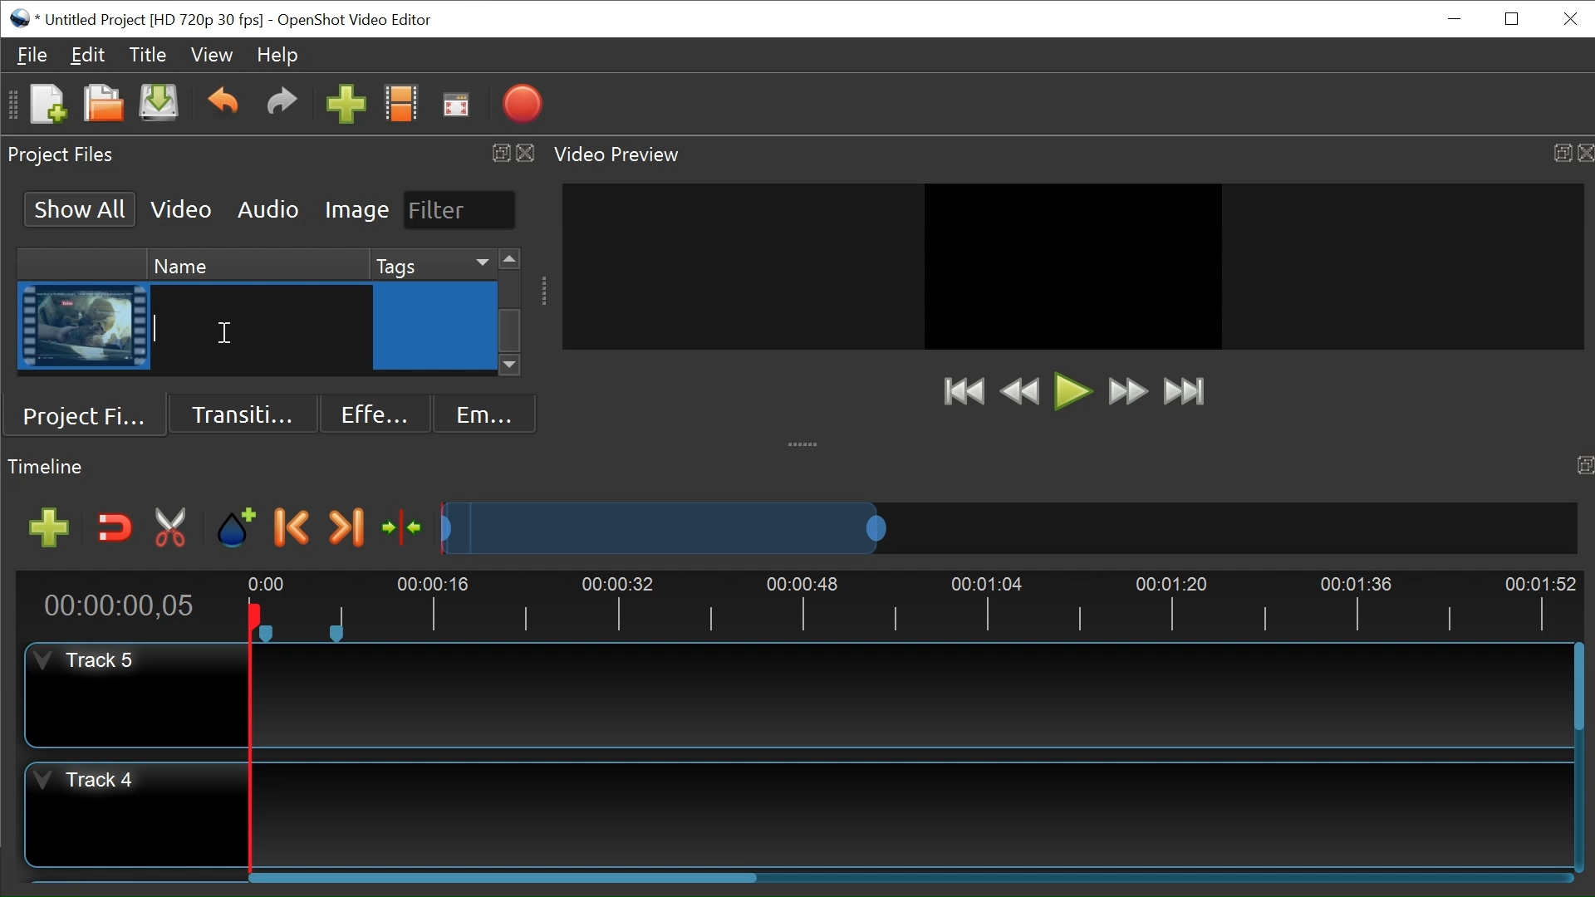 The image size is (1595, 897). Describe the element at coordinates (160, 105) in the screenshot. I see `Save Project` at that location.